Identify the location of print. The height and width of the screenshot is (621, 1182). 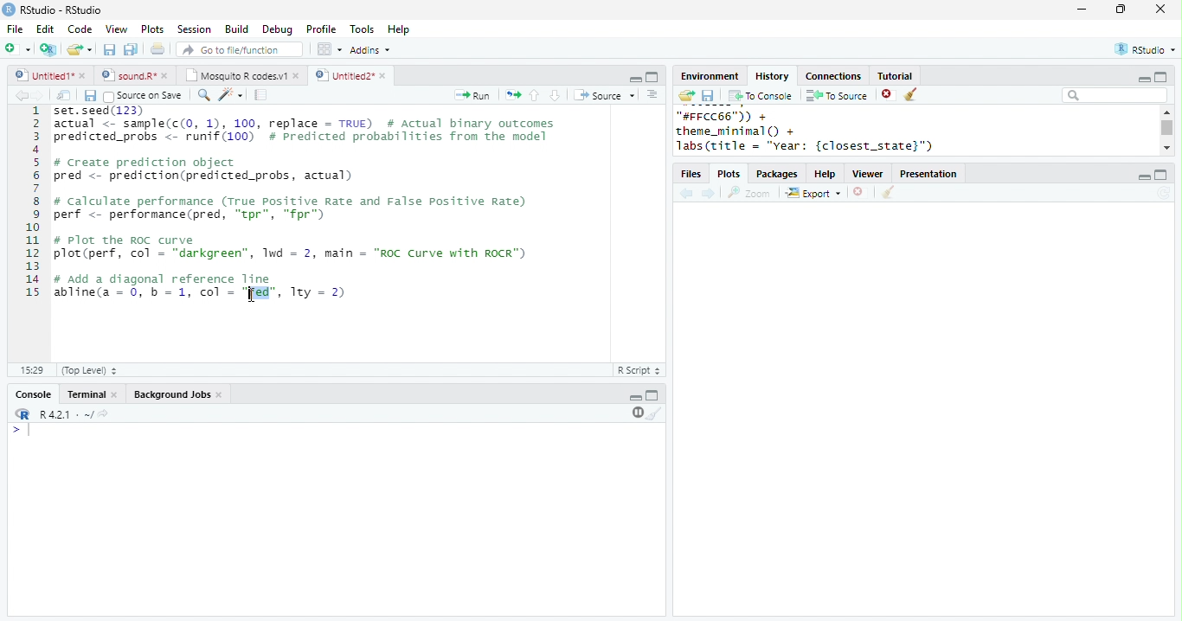
(158, 48).